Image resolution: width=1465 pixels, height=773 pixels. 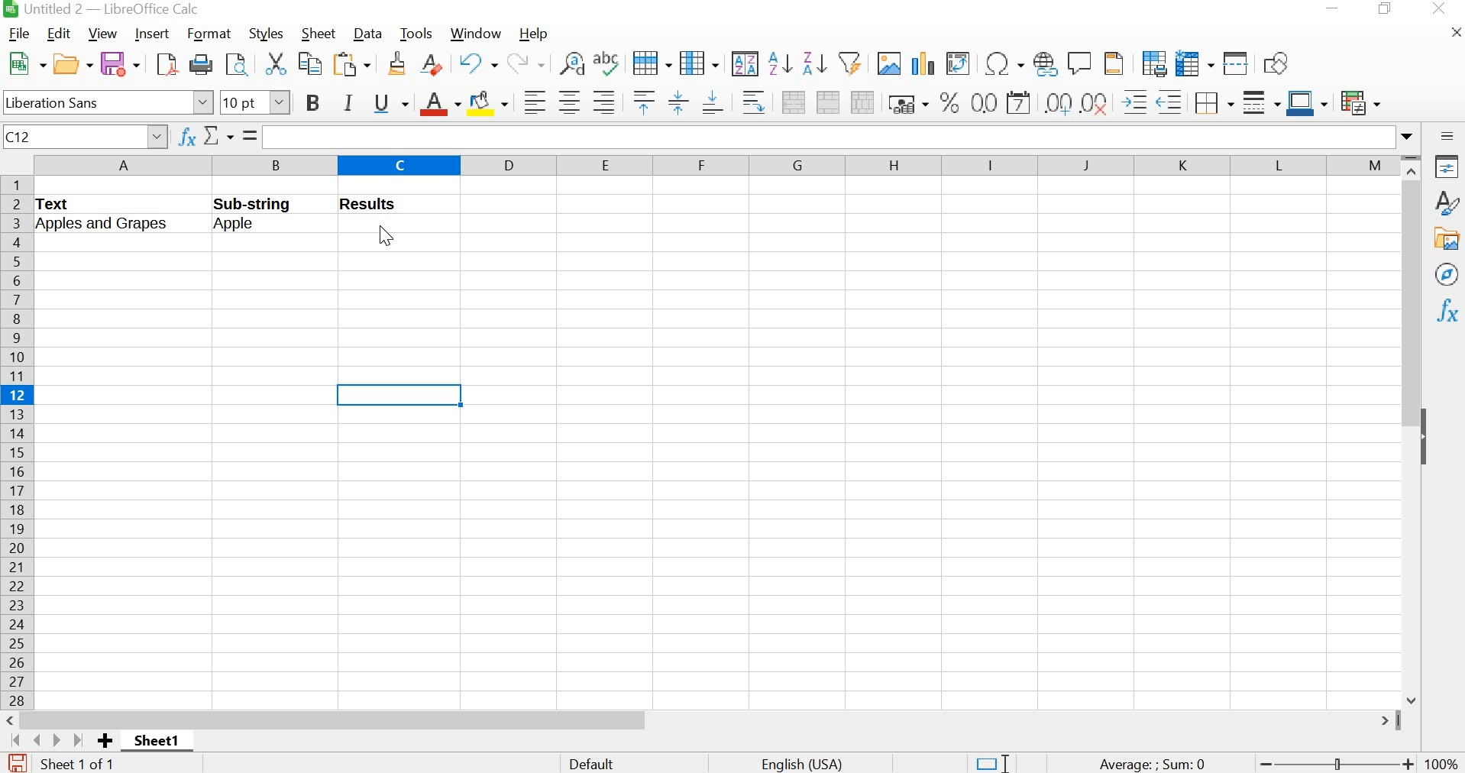 What do you see at coordinates (984, 102) in the screenshot?
I see `format as number` at bounding box center [984, 102].